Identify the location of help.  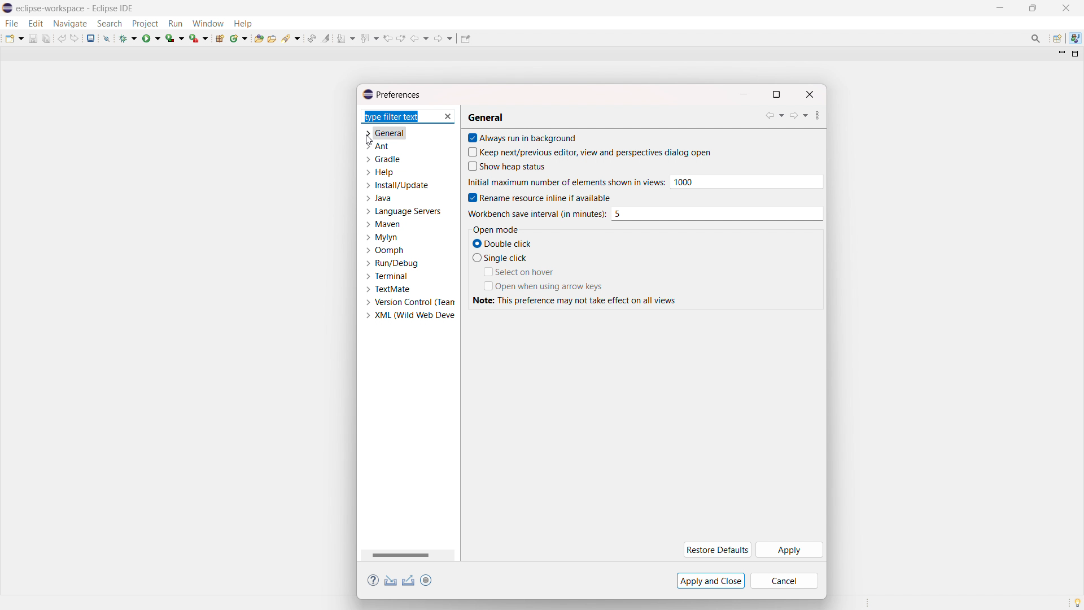
(243, 23).